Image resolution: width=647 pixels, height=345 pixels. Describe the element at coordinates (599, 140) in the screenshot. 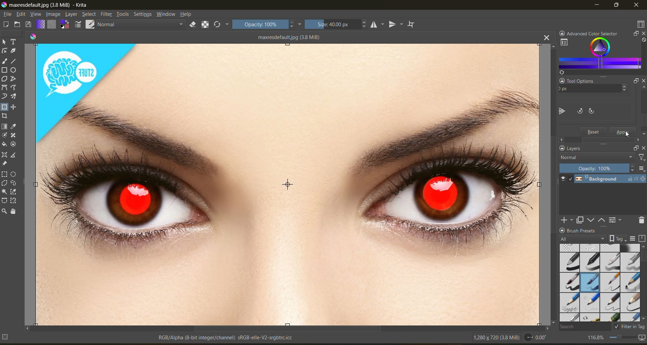

I see `Scroll bar` at that location.